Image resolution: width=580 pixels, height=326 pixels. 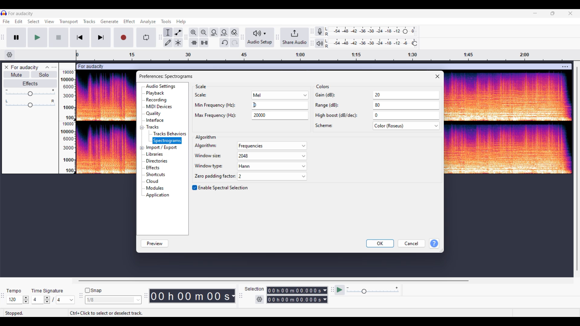 What do you see at coordinates (14, 291) in the screenshot?
I see `Indicates Tempo settings` at bounding box center [14, 291].